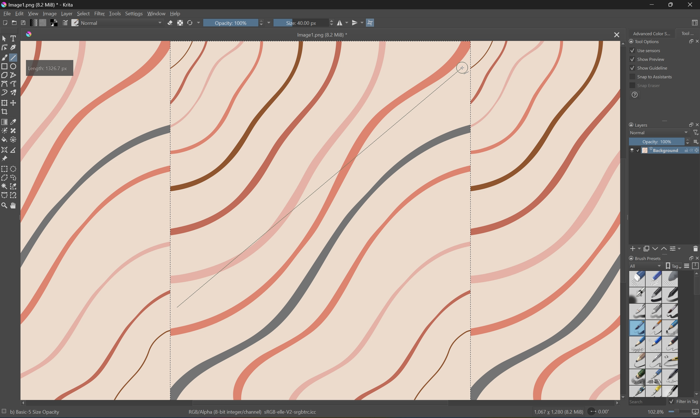  Describe the element at coordinates (357, 22) in the screenshot. I see `Vertical Mirror tool` at that location.